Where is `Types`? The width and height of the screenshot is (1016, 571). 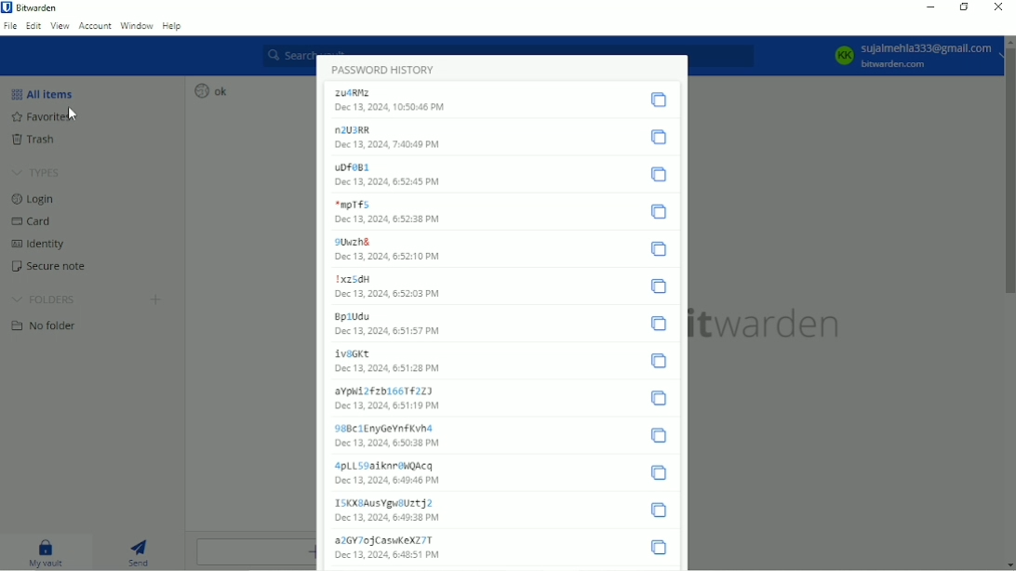 Types is located at coordinates (36, 170).